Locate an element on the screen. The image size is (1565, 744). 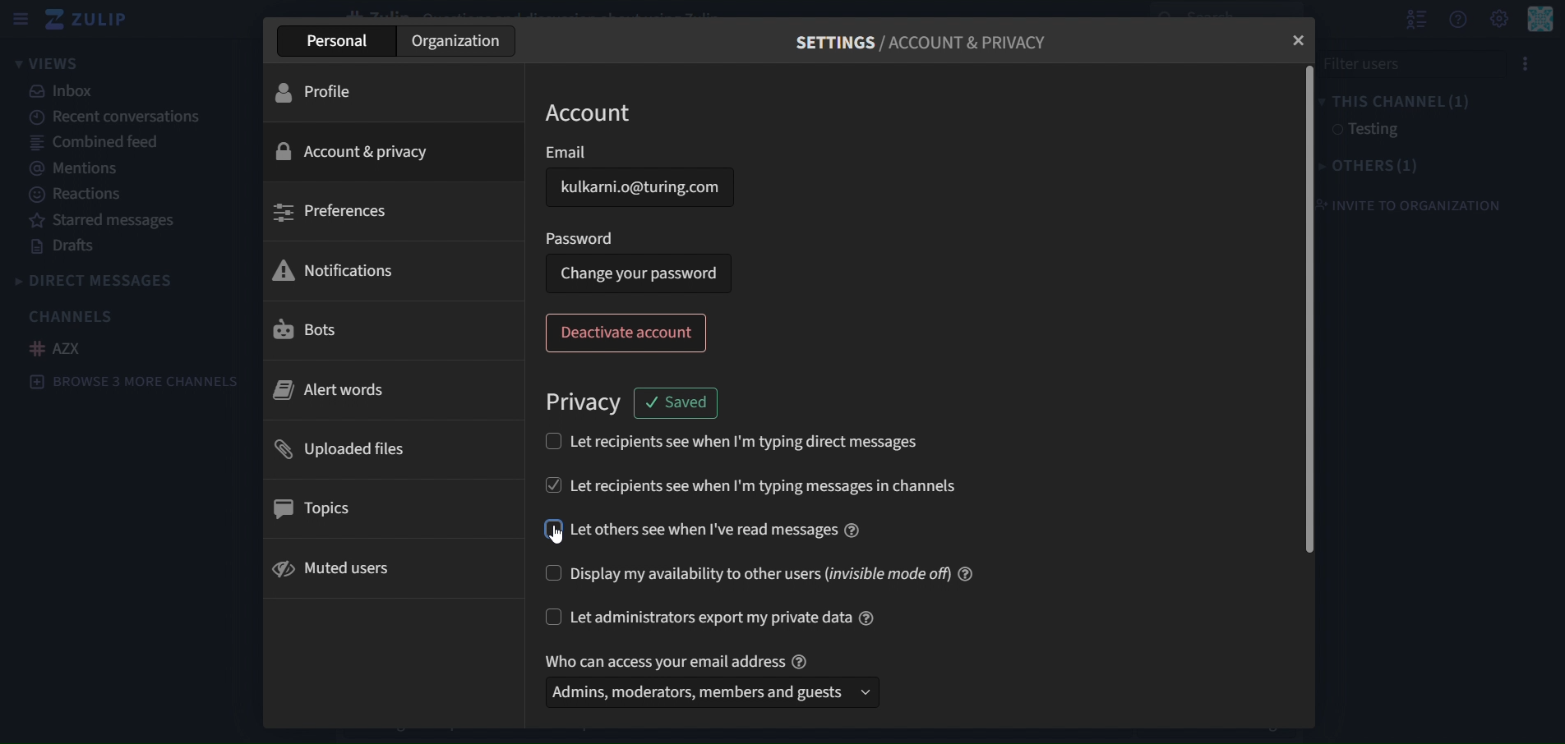
testing is located at coordinates (1364, 130).